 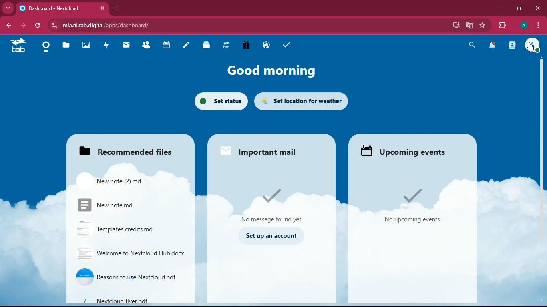 What do you see at coordinates (54, 26) in the screenshot?
I see `view site information` at bounding box center [54, 26].